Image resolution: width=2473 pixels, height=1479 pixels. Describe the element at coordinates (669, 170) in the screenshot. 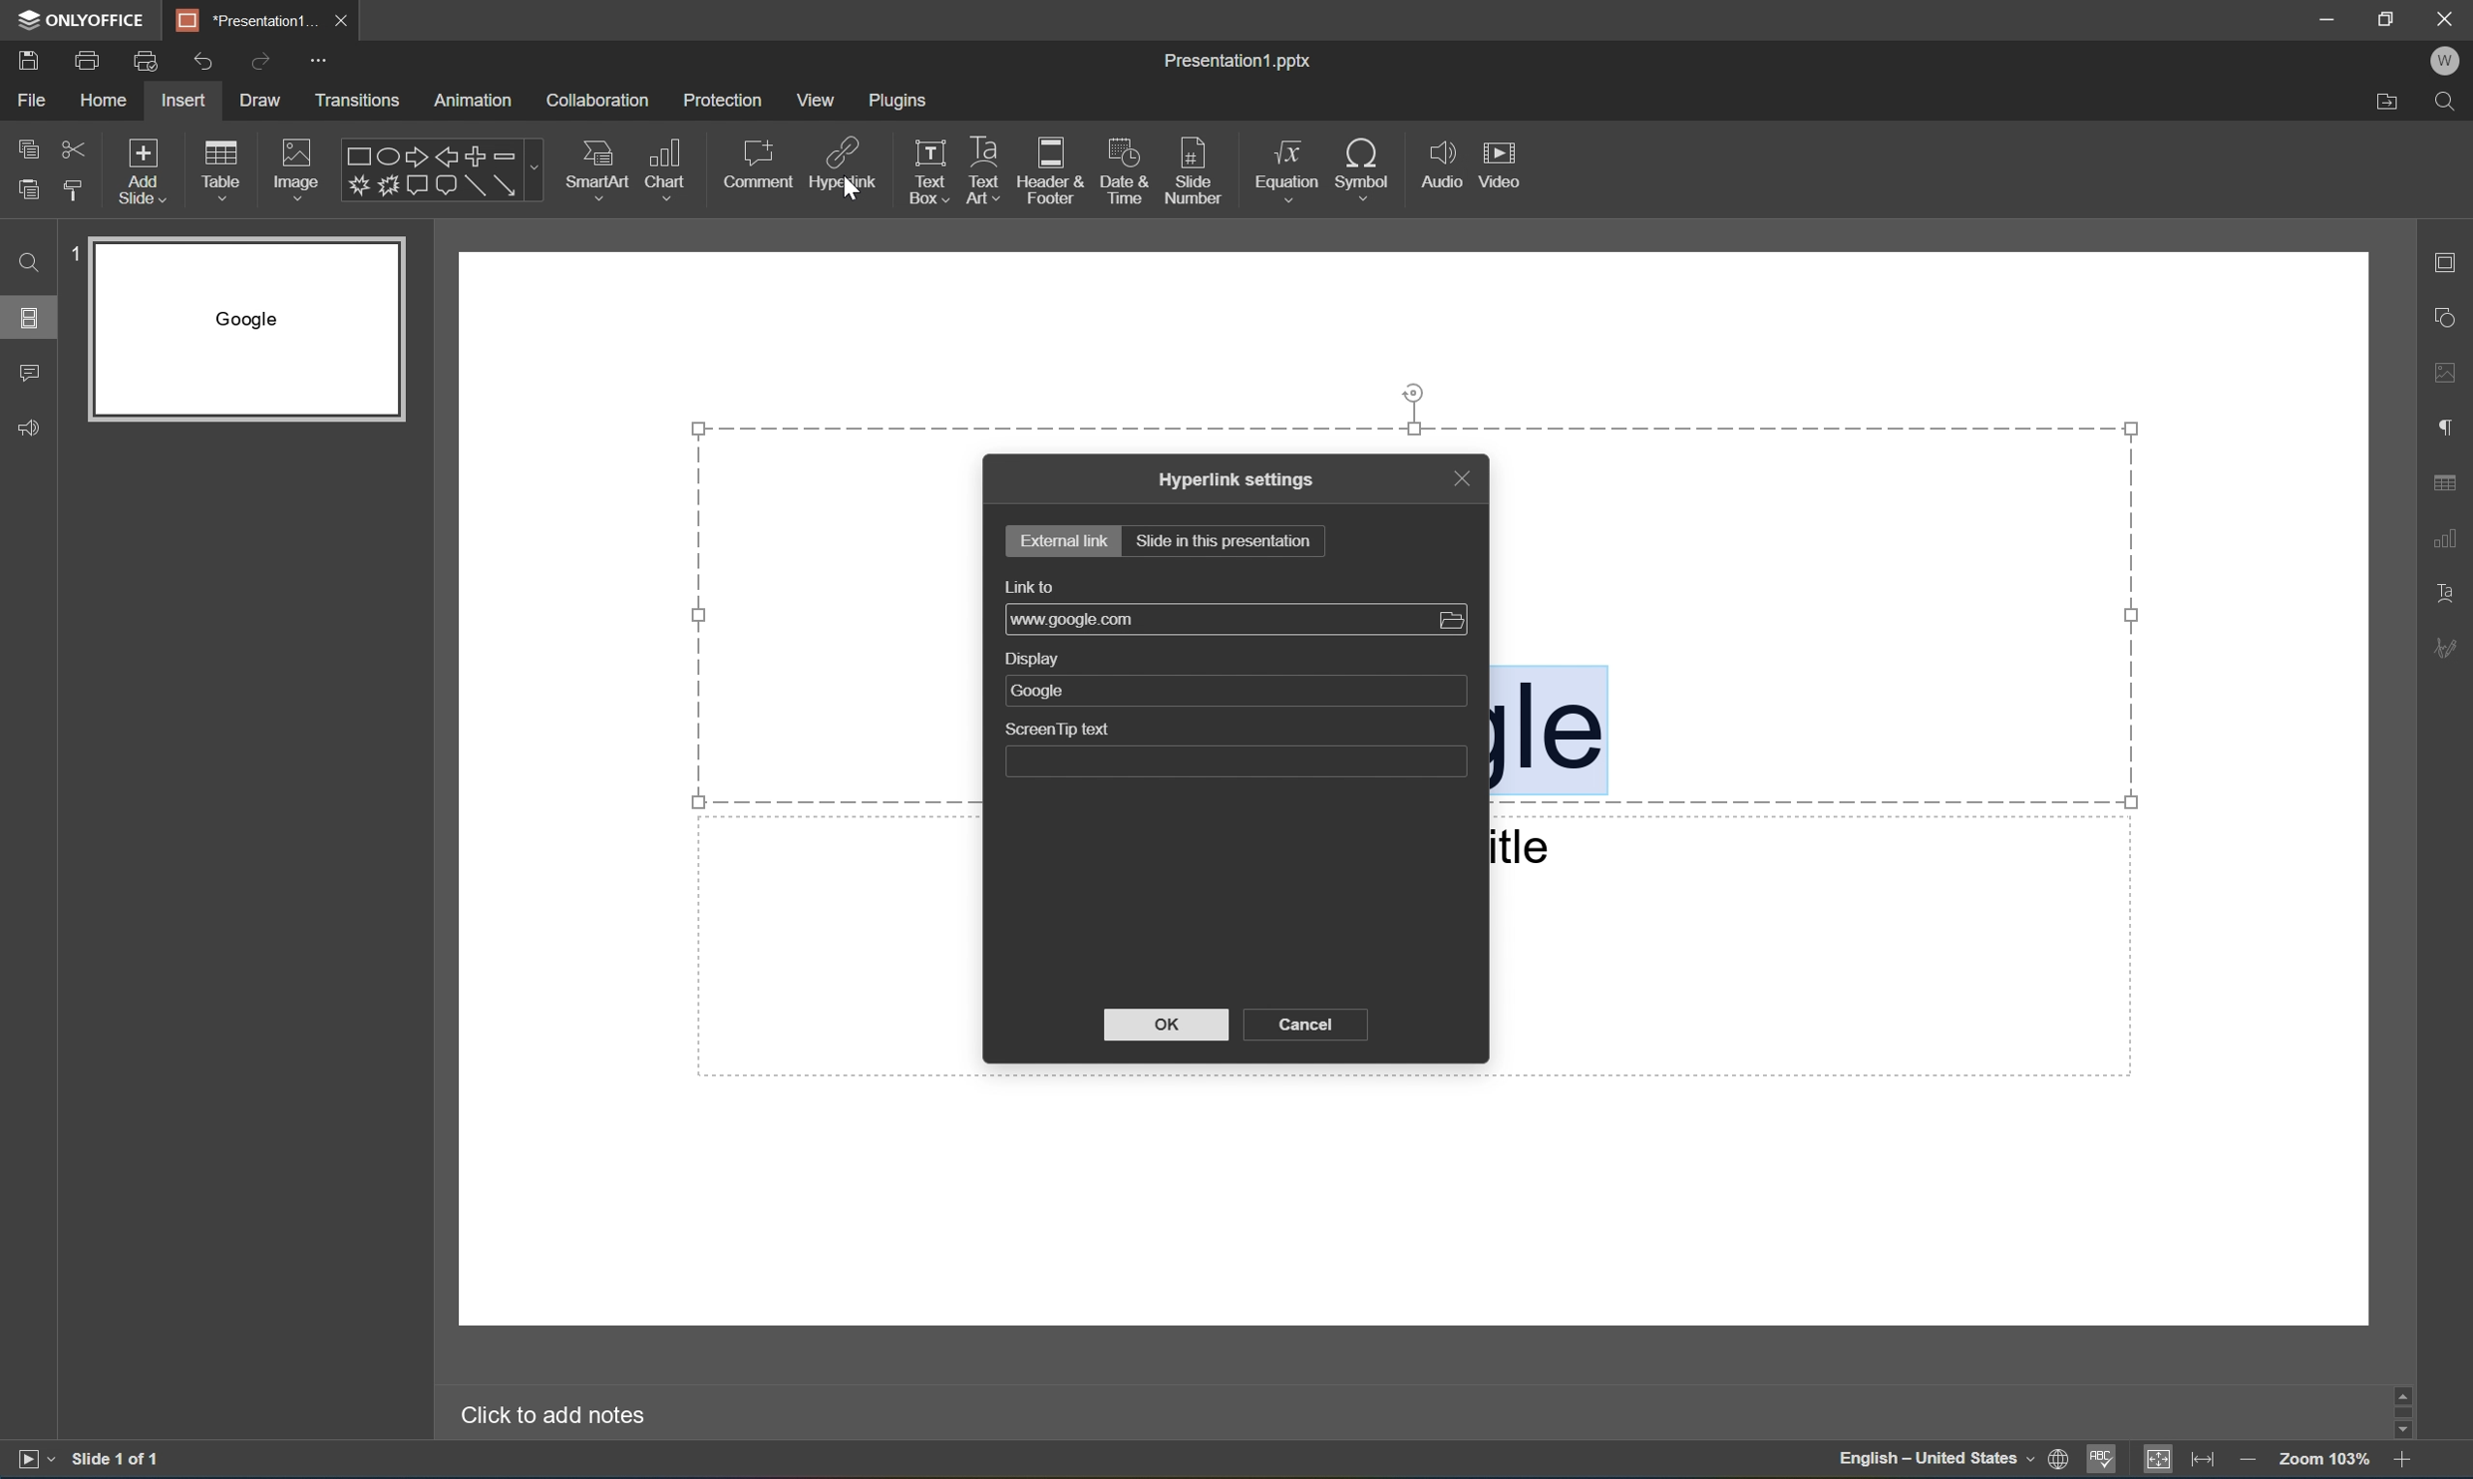

I see `Chart` at that location.